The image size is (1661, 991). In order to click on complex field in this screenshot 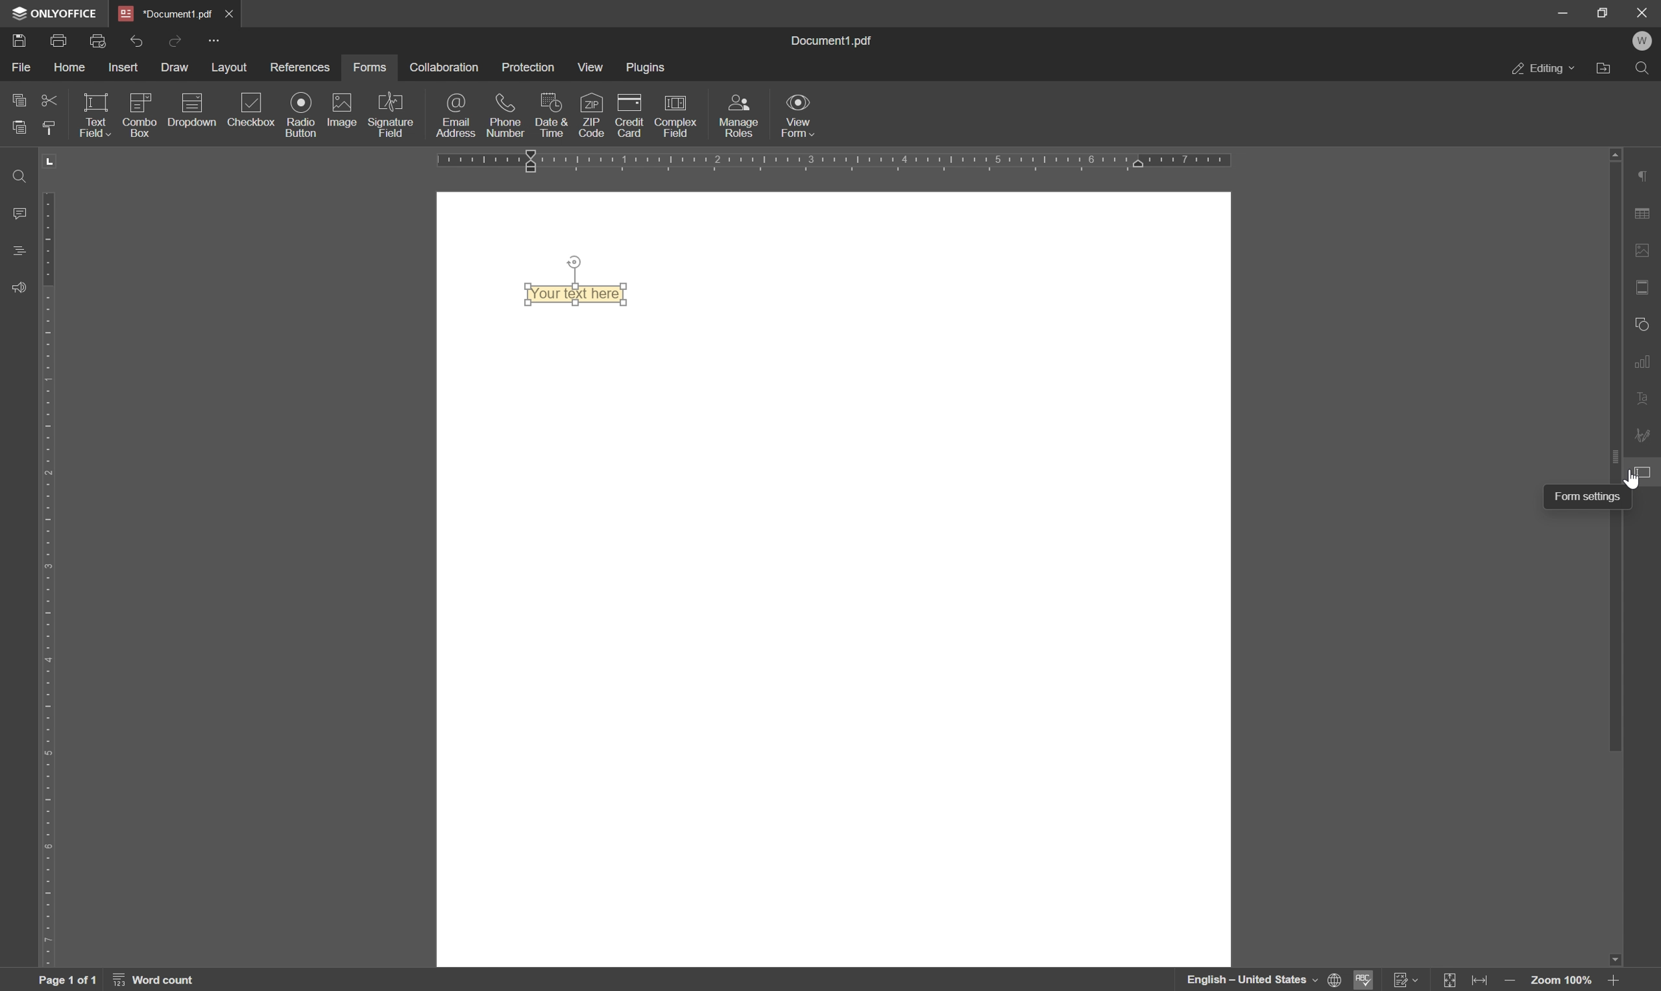, I will do `click(675, 117)`.